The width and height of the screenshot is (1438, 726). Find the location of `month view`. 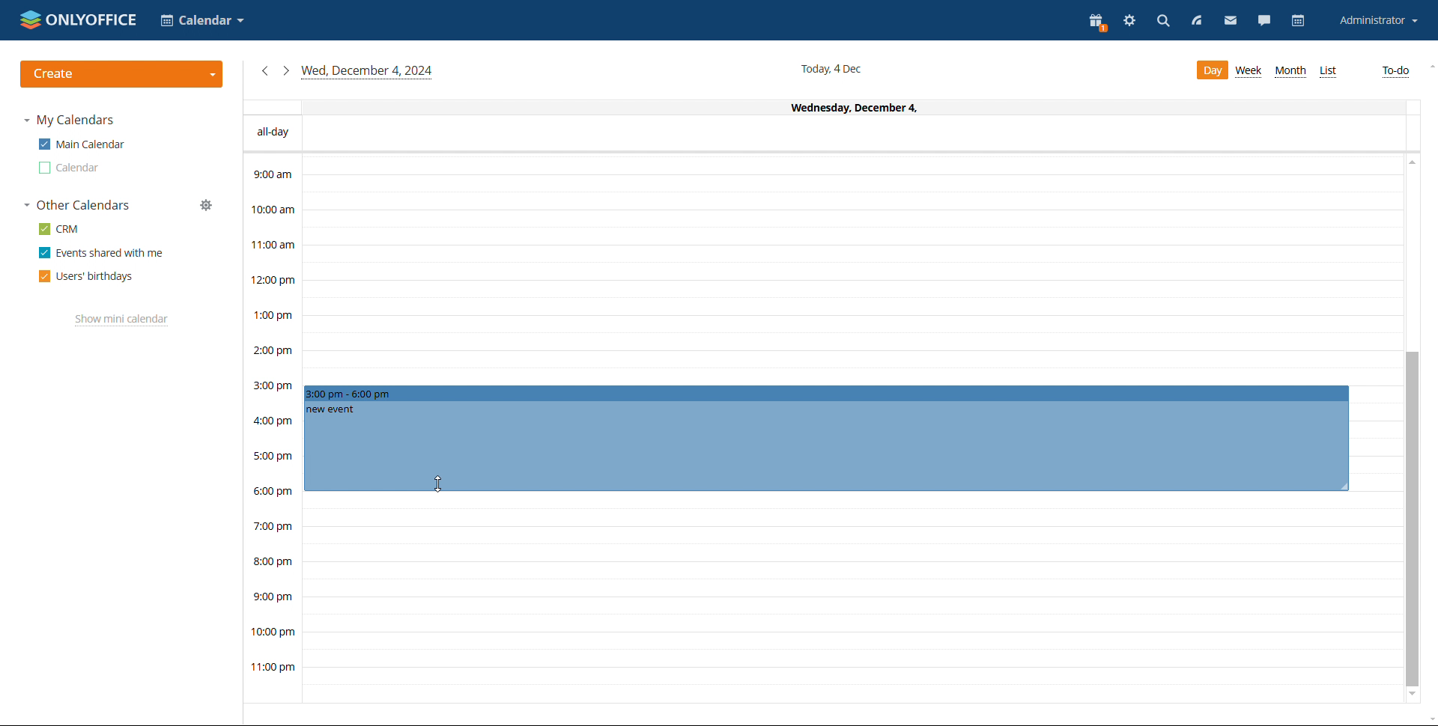

month view is located at coordinates (1290, 71).